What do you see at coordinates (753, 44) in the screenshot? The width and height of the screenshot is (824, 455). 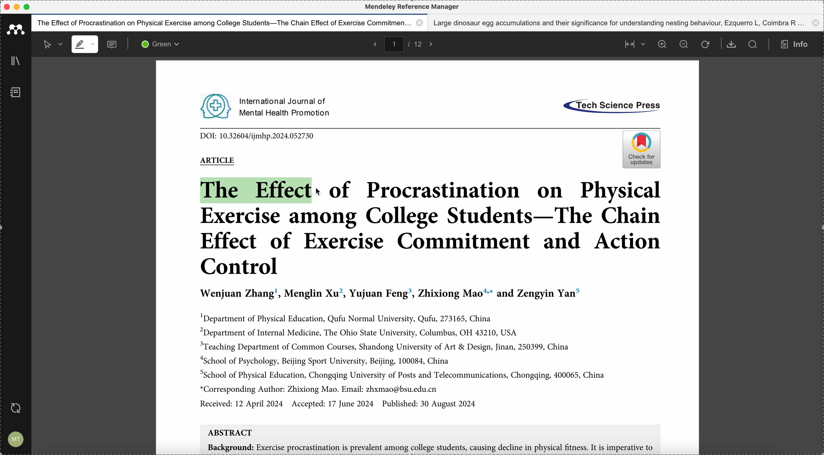 I see `search` at bounding box center [753, 44].